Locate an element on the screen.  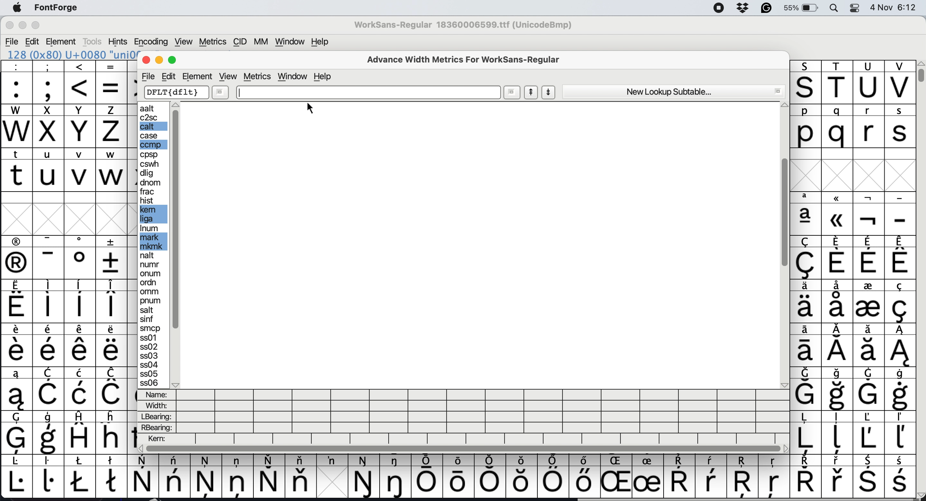
4 Nov 6:12 is located at coordinates (892, 9).